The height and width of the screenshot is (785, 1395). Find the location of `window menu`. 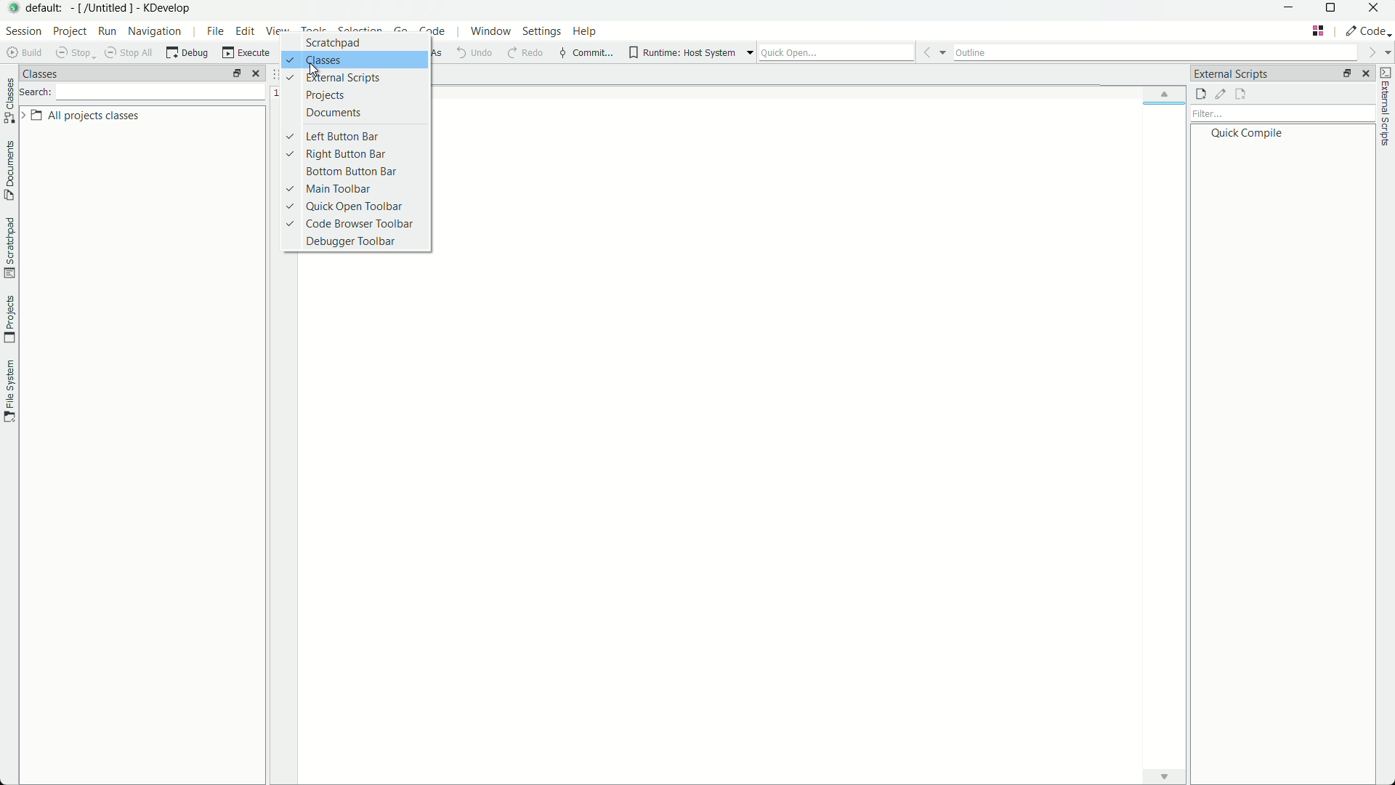

window menu is located at coordinates (490, 31).